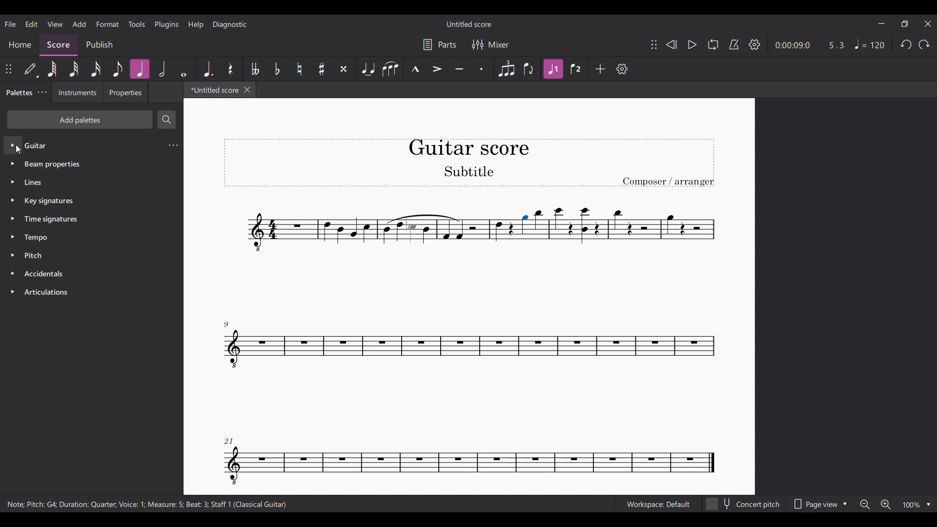 The height and width of the screenshot is (527, 937). What do you see at coordinates (231, 69) in the screenshot?
I see `Rest` at bounding box center [231, 69].